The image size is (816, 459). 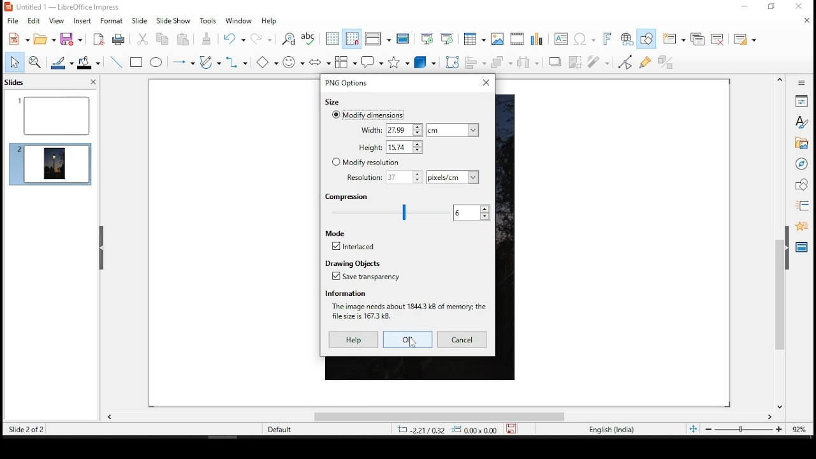 What do you see at coordinates (497, 38) in the screenshot?
I see `images` at bounding box center [497, 38].